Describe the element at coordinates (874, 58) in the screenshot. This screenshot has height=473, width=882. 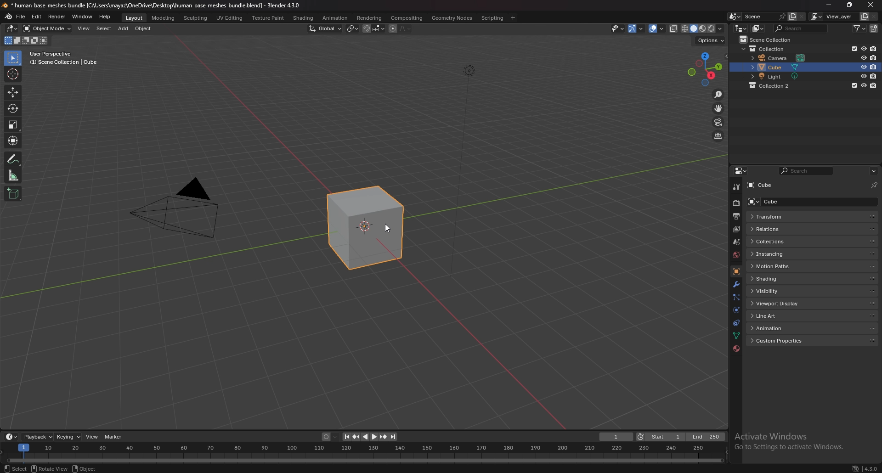
I see `disable in renders` at that location.